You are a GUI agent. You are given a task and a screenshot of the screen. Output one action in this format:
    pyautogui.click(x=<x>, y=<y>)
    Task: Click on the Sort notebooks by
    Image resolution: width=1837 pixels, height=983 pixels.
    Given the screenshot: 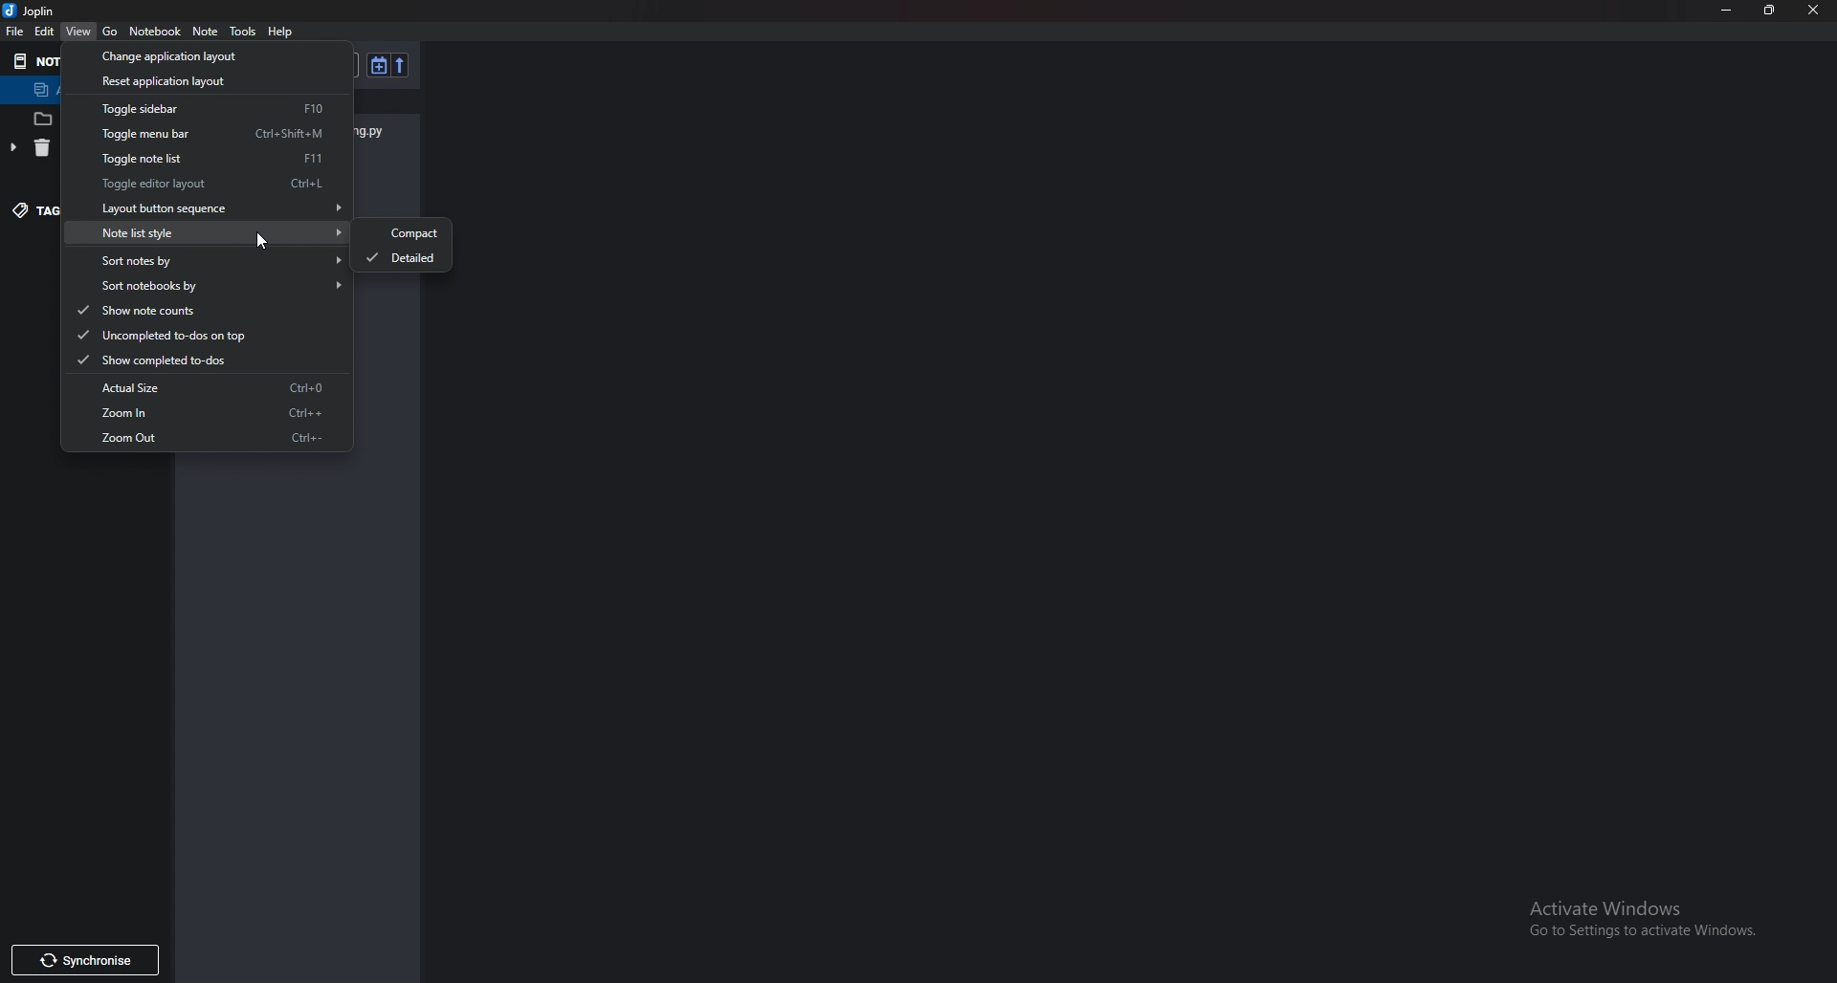 What is the action you would take?
    pyautogui.click(x=210, y=285)
    